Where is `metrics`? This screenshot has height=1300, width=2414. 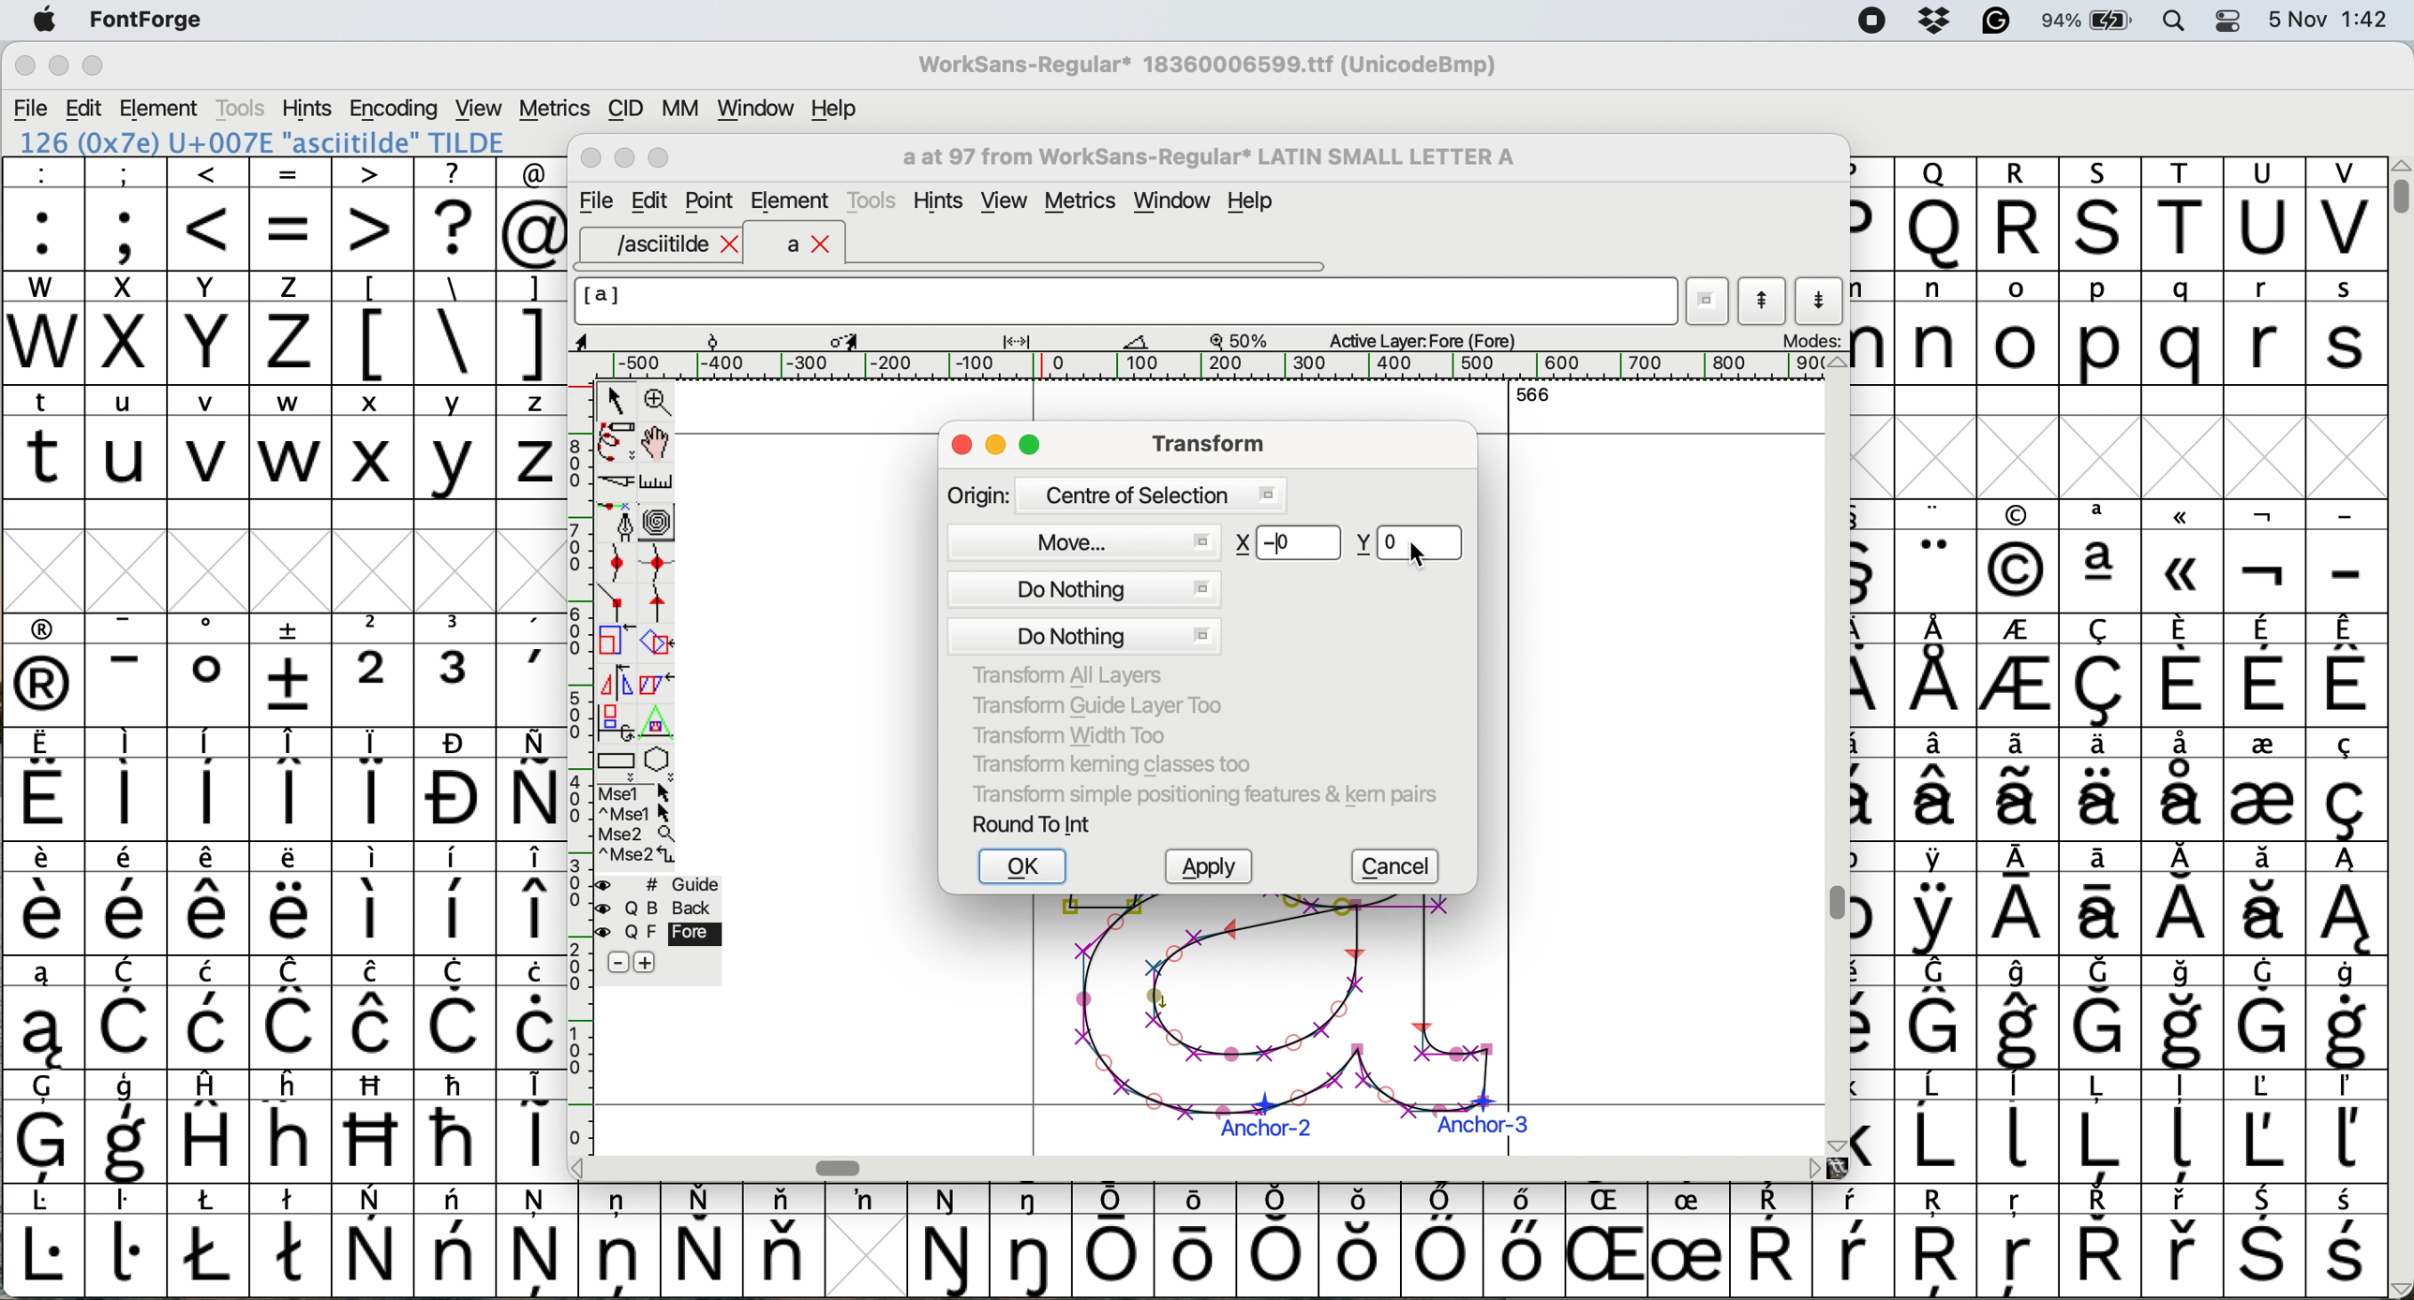
metrics is located at coordinates (554, 109).